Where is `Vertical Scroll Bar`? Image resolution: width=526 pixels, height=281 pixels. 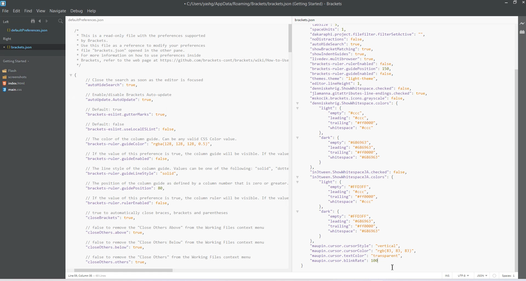
Vertical Scroll Bar is located at coordinates (290, 144).